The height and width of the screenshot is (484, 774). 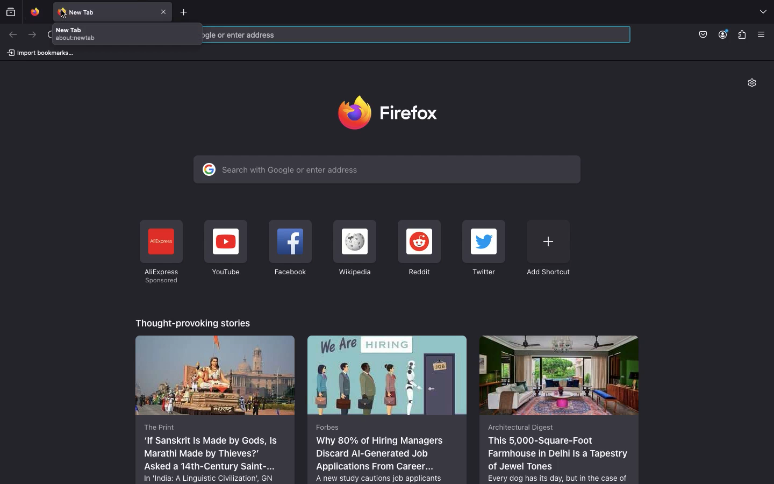 What do you see at coordinates (756, 85) in the screenshot?
I see `Personalize New Tab` at bounding box center [756, 85].